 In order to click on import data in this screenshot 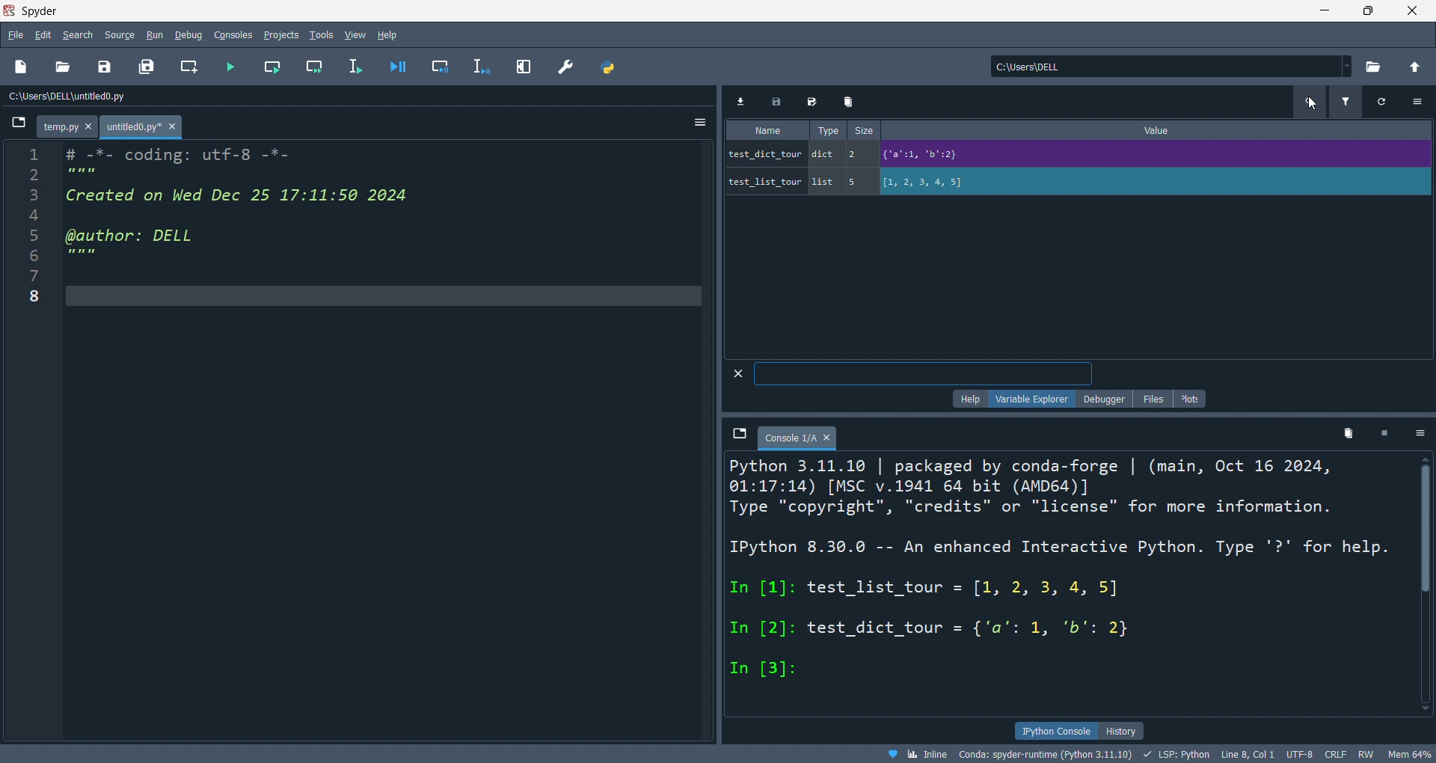, I will do `click(743, 99)`.